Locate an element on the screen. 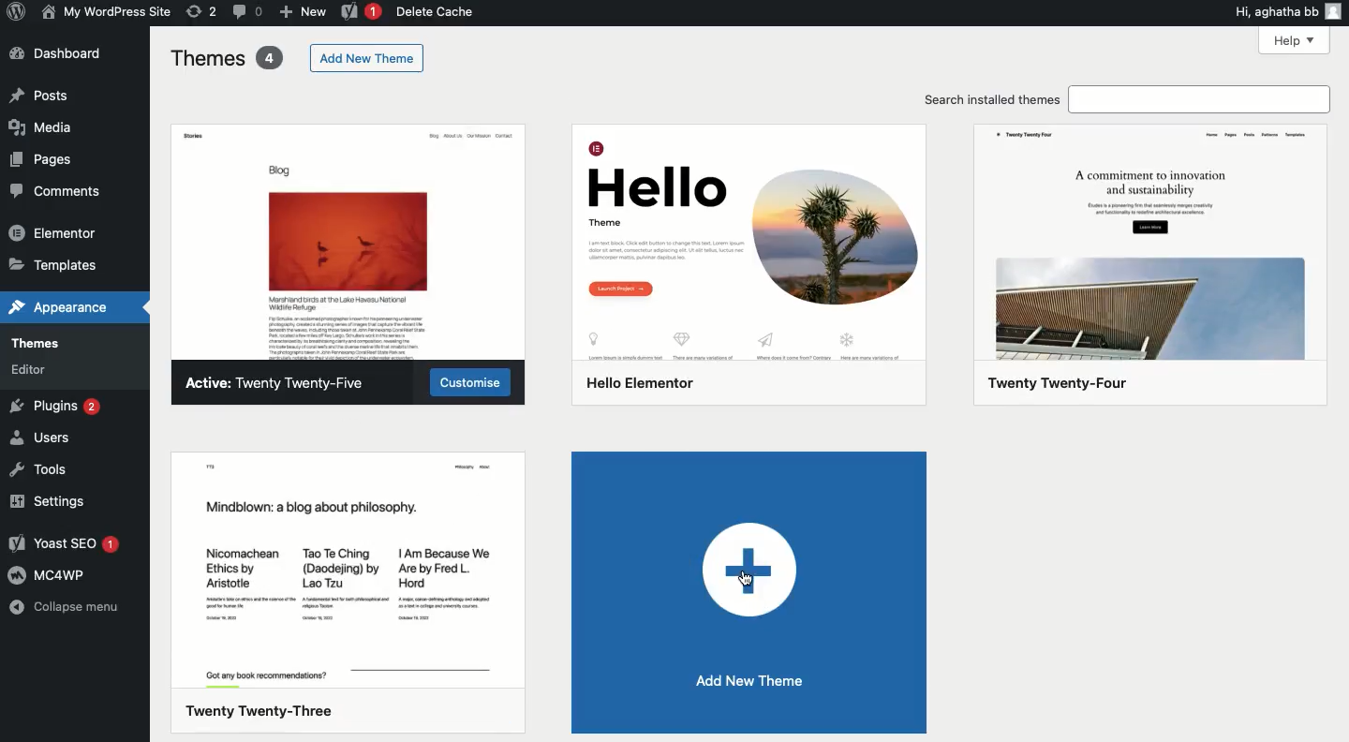 Image resolution: width=1349 pixels, height=742 pixels. New is located at coordinates (303, 13).